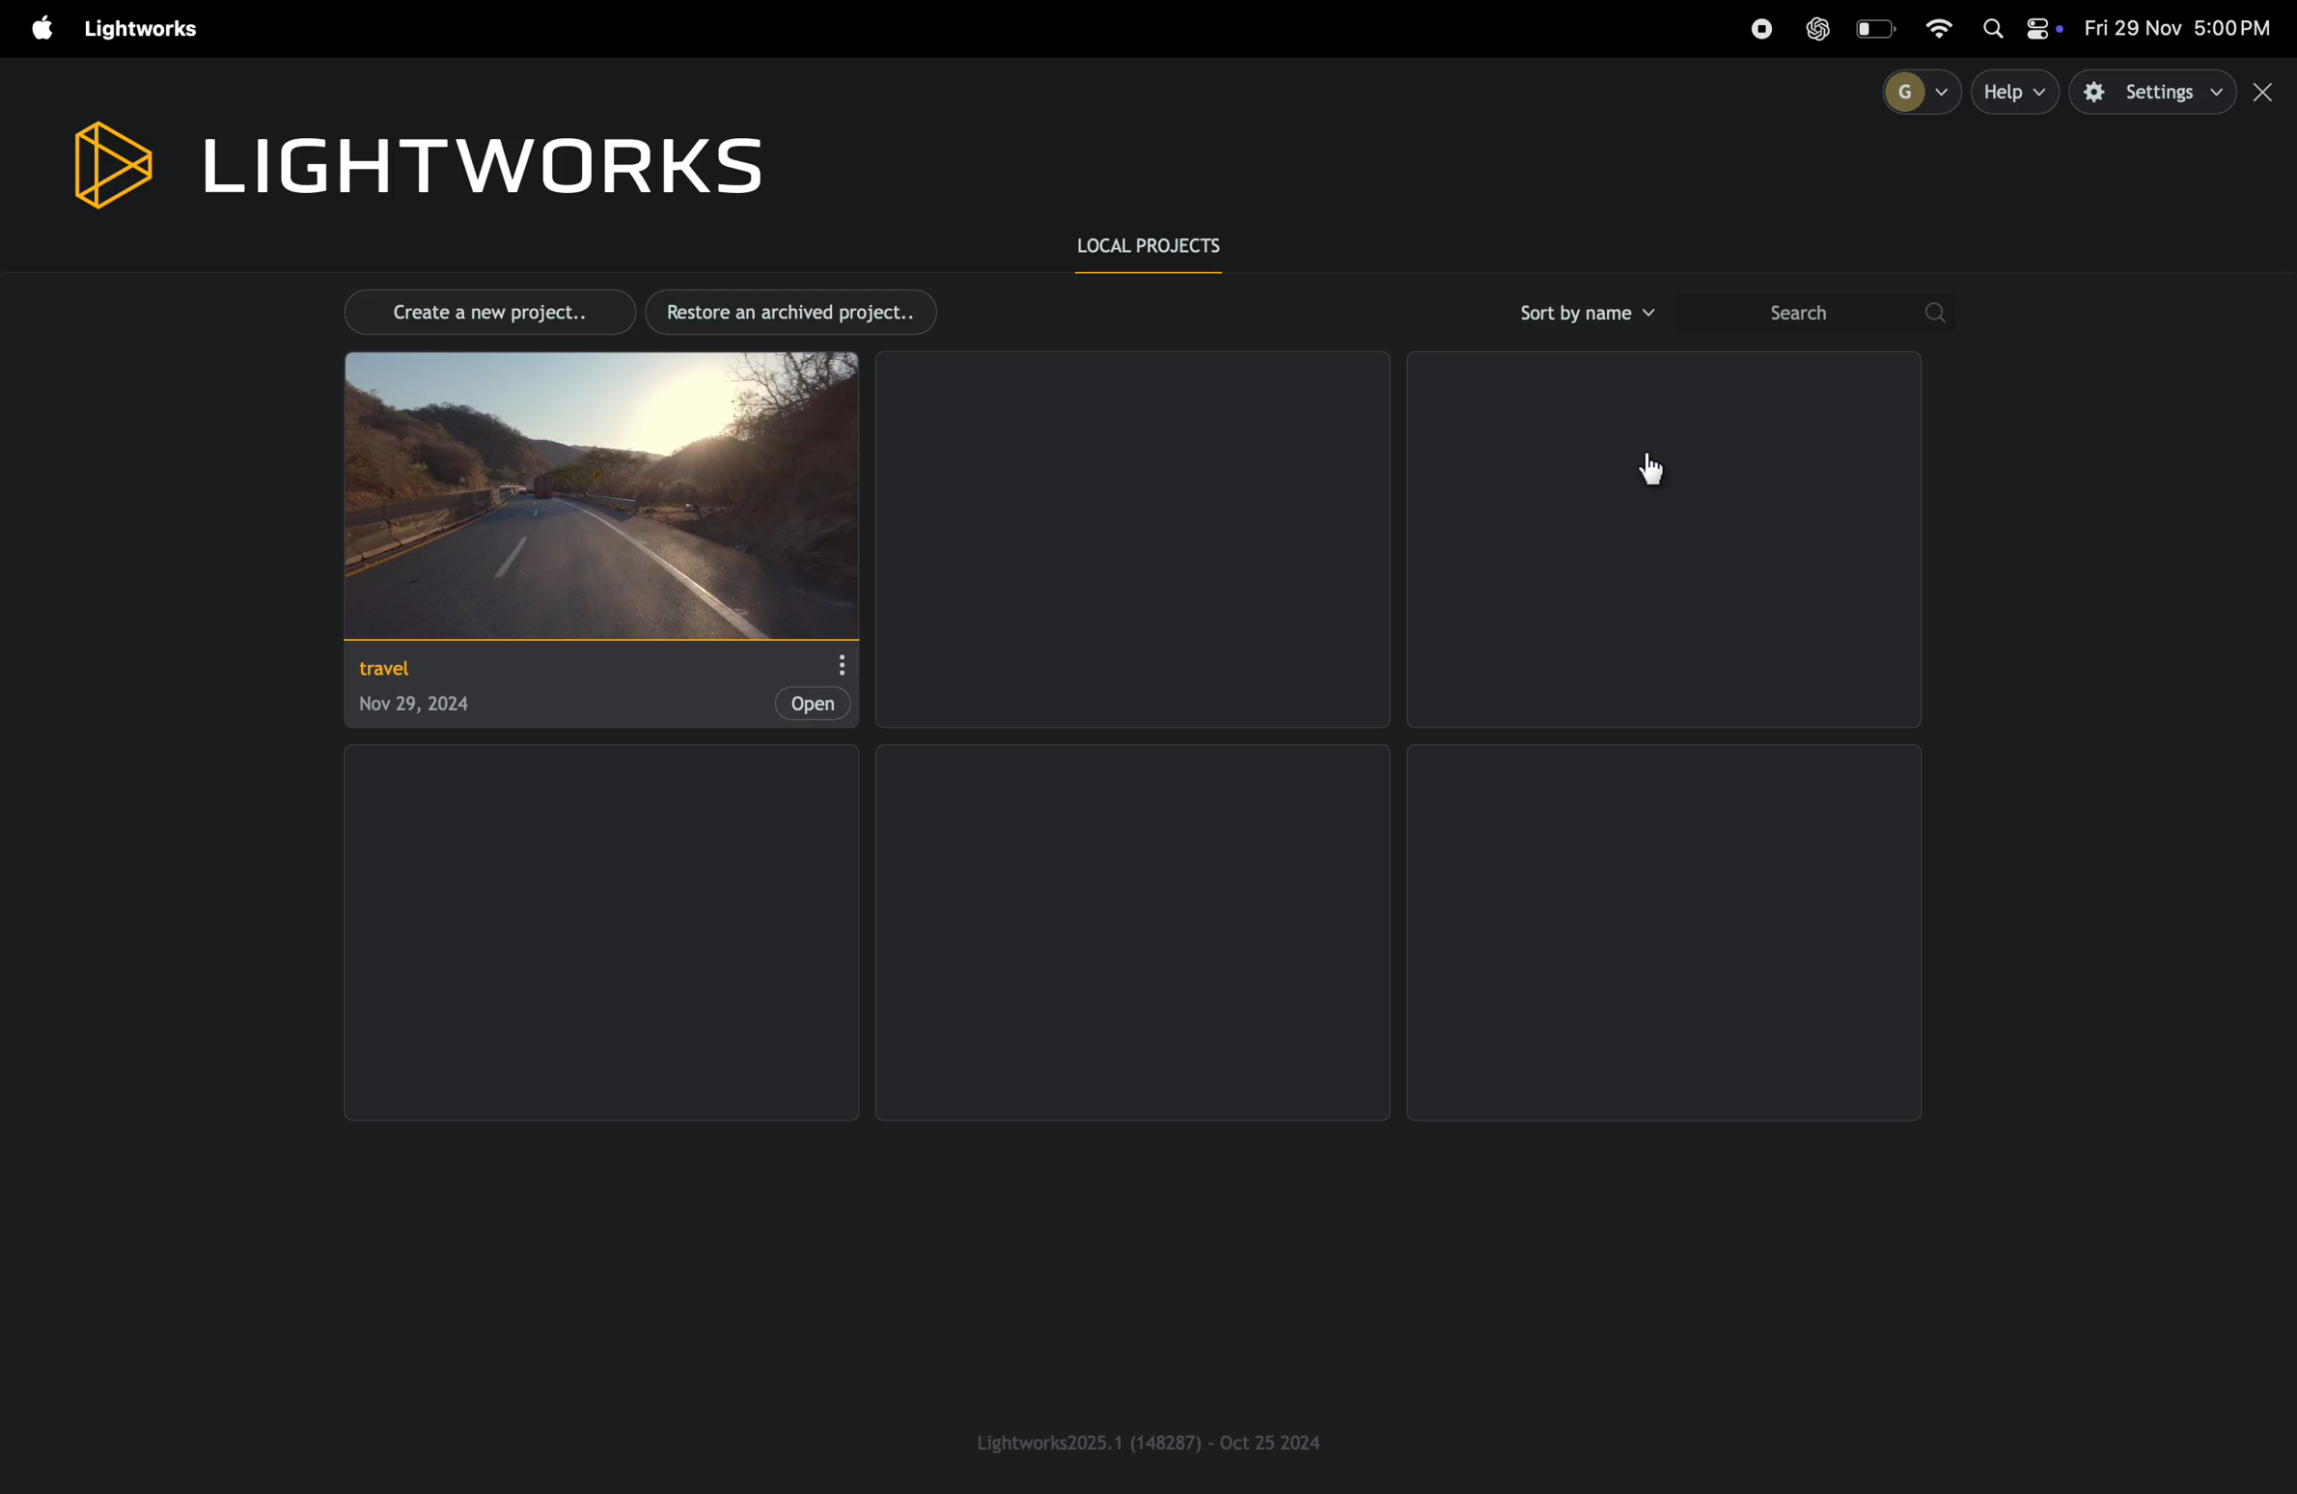 This screenshot has height=1494, width=2297. What do you see at coordinates (1151, 1441) in the screenshot?
I see `light works version` at bounding box center [1151, 1441].